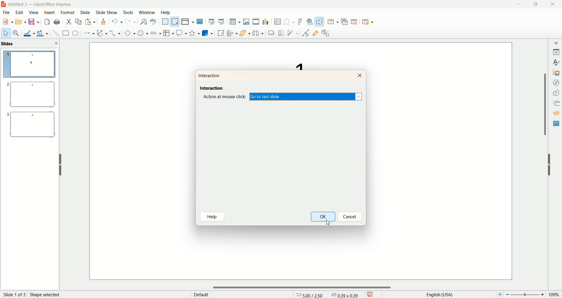 This screenshot has height=298, width=562. I want to click on slide show, so click(107, 13).